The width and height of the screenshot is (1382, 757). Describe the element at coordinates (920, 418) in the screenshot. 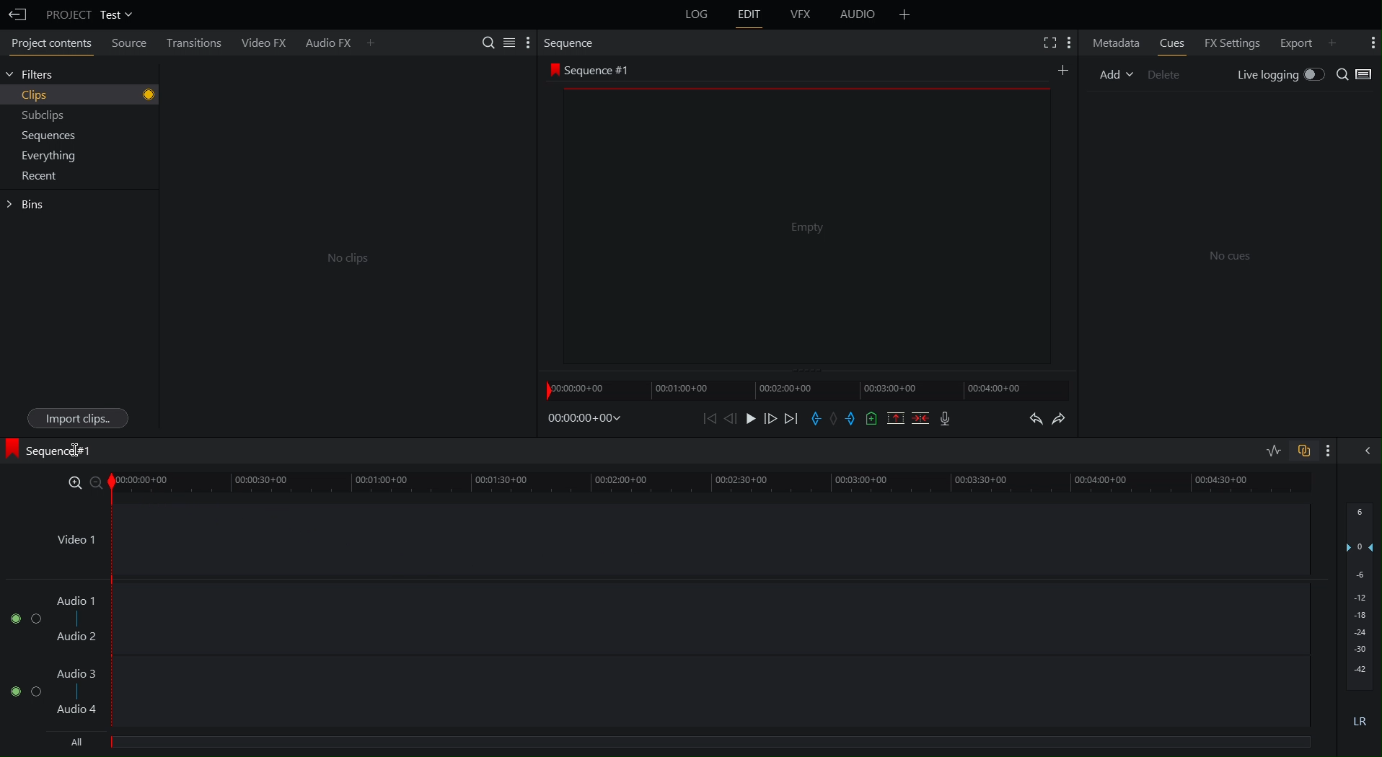

I see `Delete/Cut` at that location.